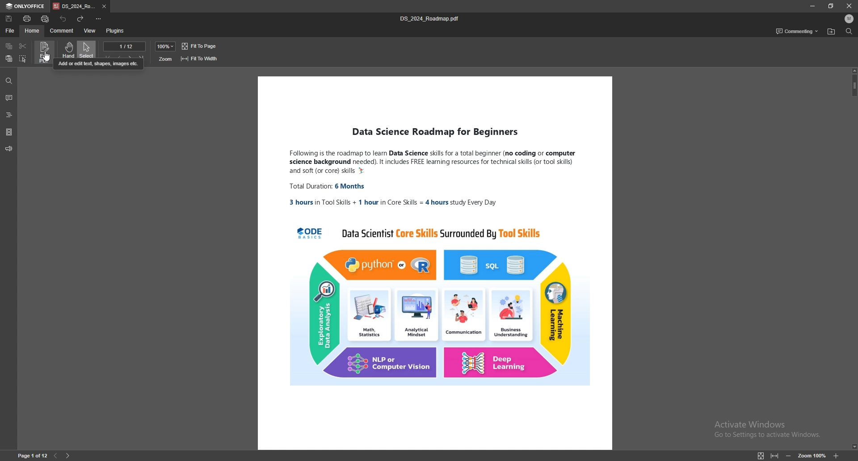 This screenshot has height=461, width=858. Describe the element at coordinates (63, 18) in the screenshot. I see `undo` at that location.